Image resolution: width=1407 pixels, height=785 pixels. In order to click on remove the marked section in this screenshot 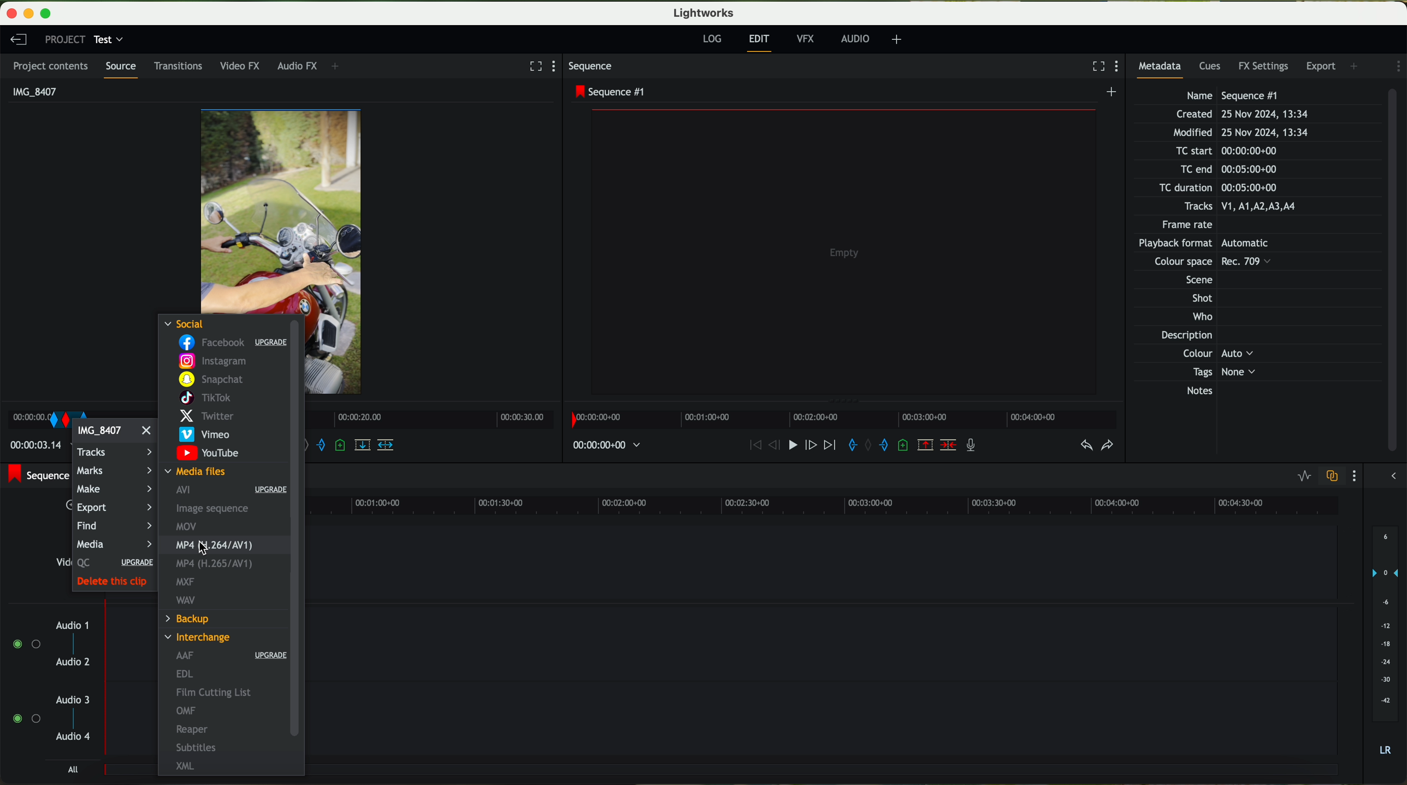, I will do `click(926, 446)`.